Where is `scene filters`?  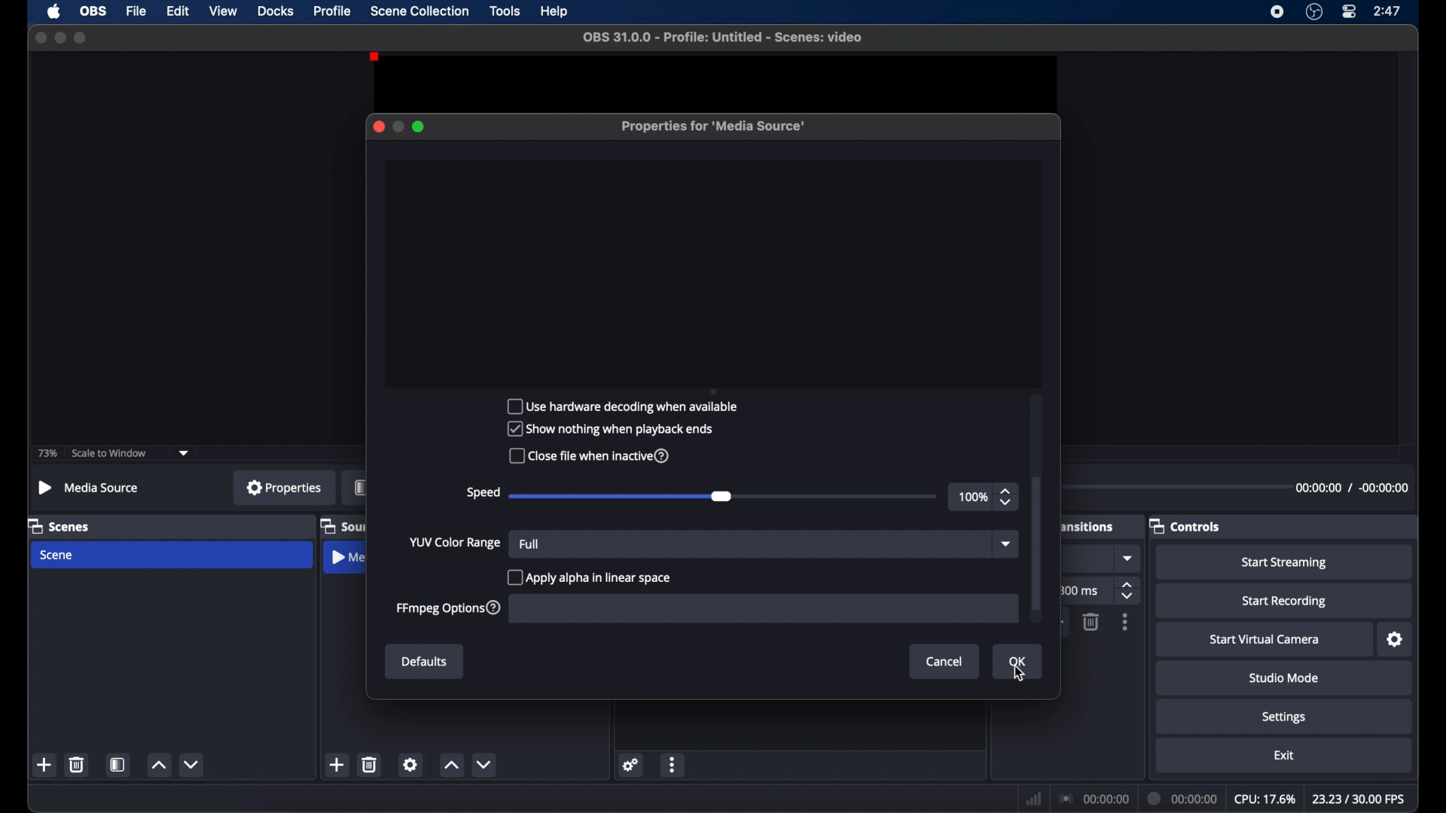 scene filters is located at coordinates (118, 765).